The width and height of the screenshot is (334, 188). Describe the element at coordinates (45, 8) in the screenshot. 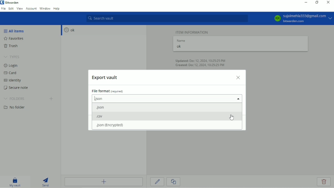

I see `Window` at that location.